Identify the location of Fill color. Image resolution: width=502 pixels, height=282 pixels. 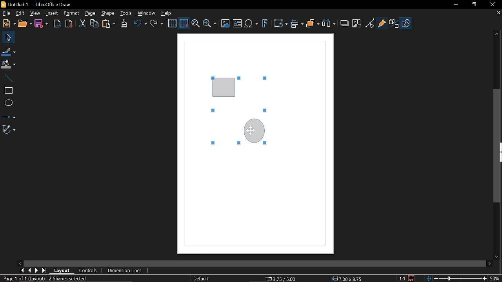
(8, 63).